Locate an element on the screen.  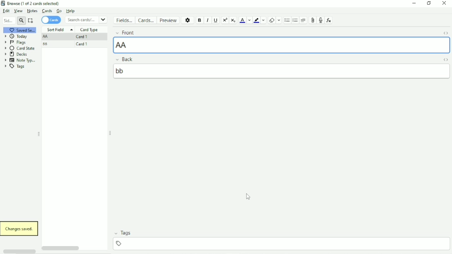
Toggle HTML Editor is located at coordinates (445, 33).